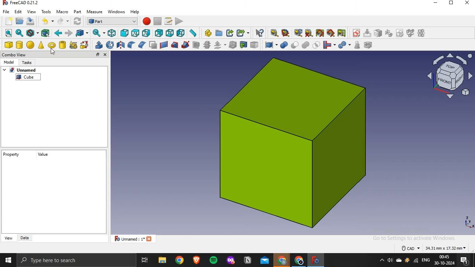 Image resolution: width=475 pixels, height=267 pixels. I want to click on dimensions, so click(437, 247).